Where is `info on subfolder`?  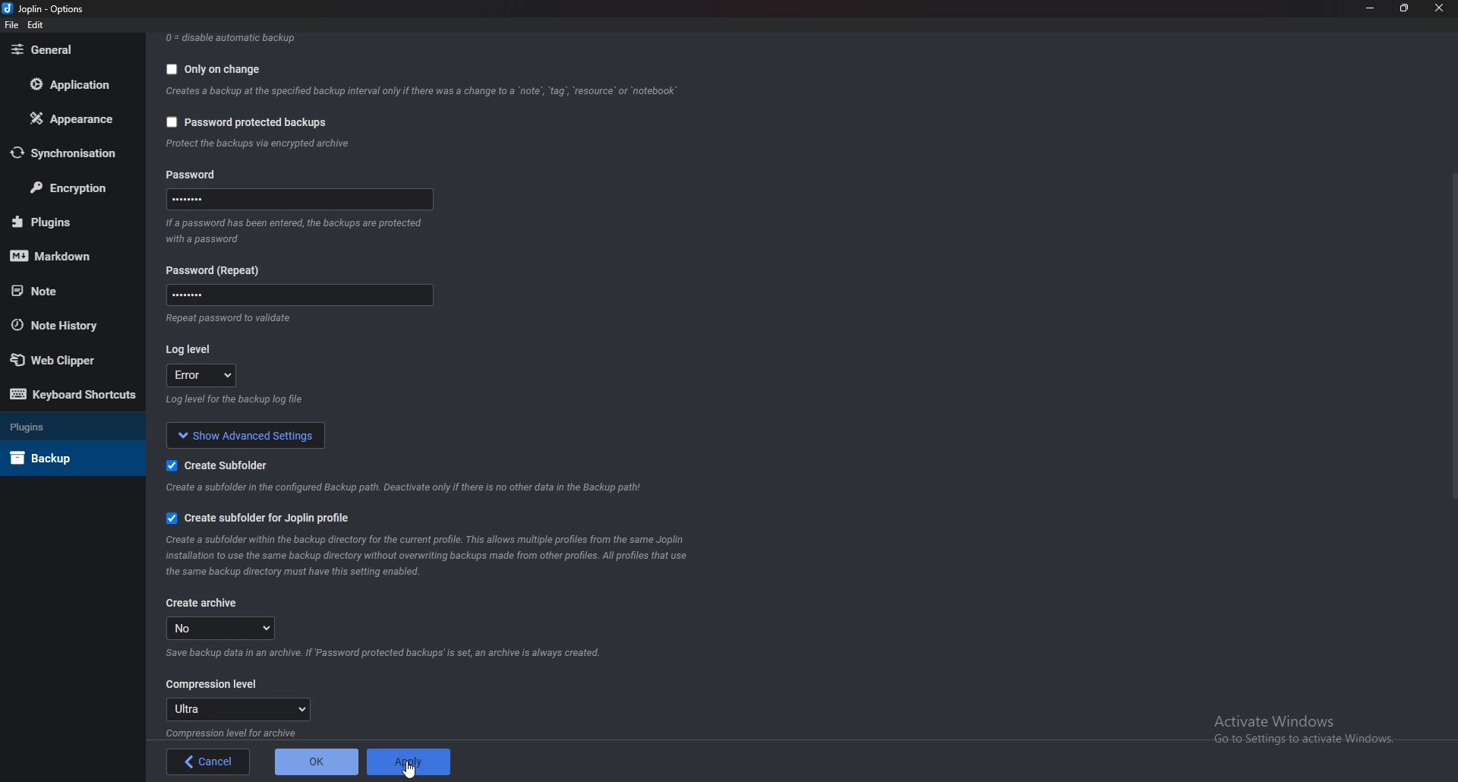
info on subfolder is located at coordinates (409, 487).